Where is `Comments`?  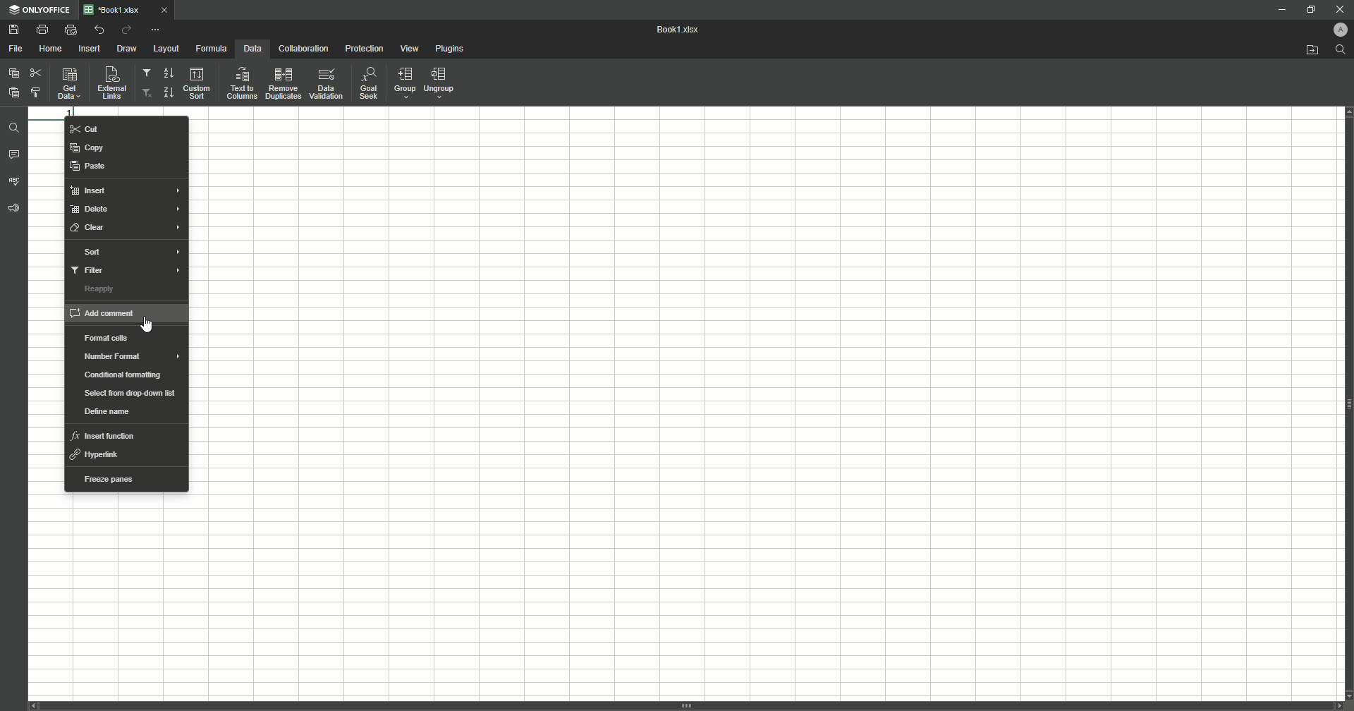 Comments is located at coordinates (15, 157).